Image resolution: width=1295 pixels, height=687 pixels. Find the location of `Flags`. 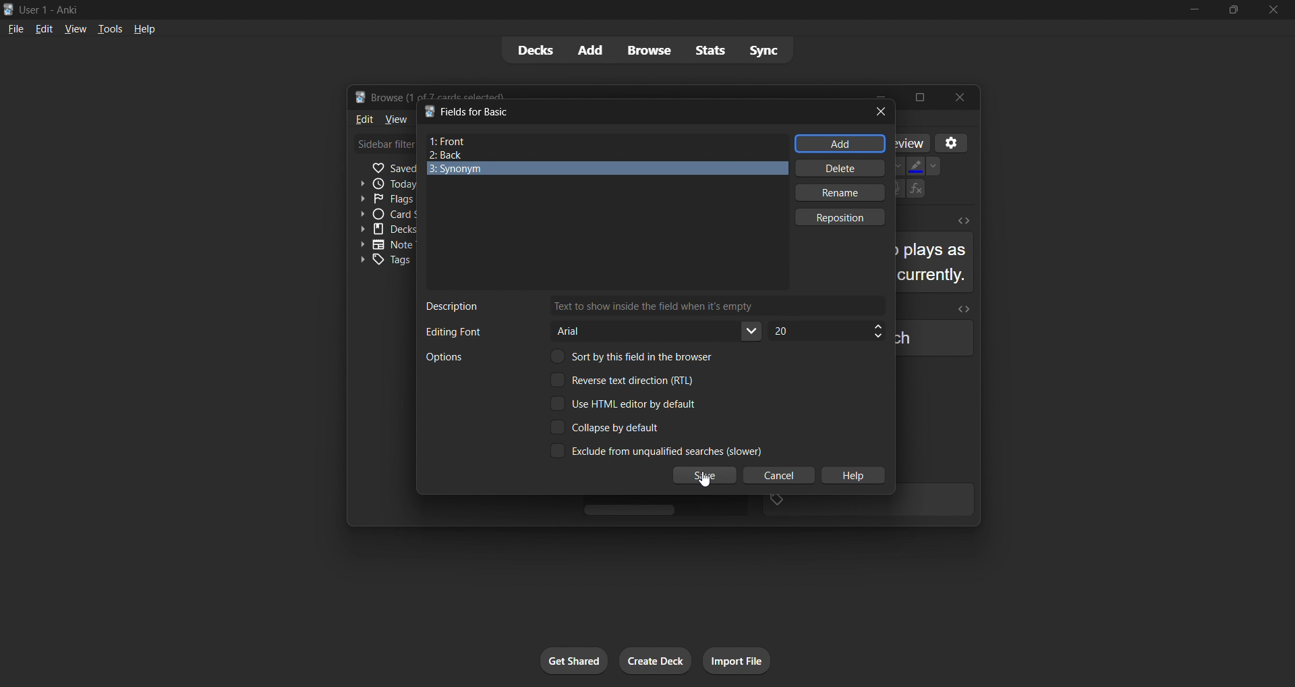

Flags is located at coordinates (382, 199).